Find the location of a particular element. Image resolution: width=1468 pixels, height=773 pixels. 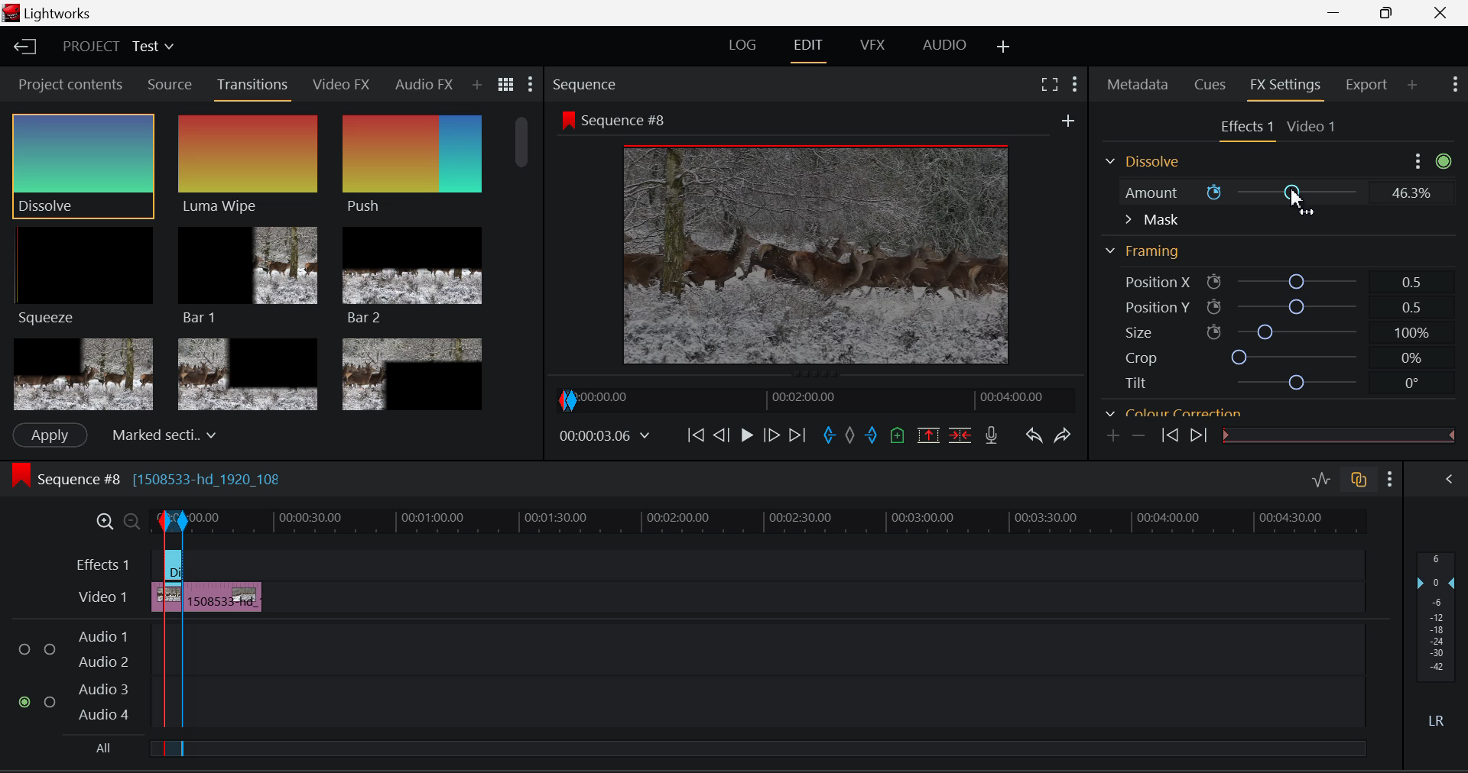

Centered here is located at coordinates (160, 433).